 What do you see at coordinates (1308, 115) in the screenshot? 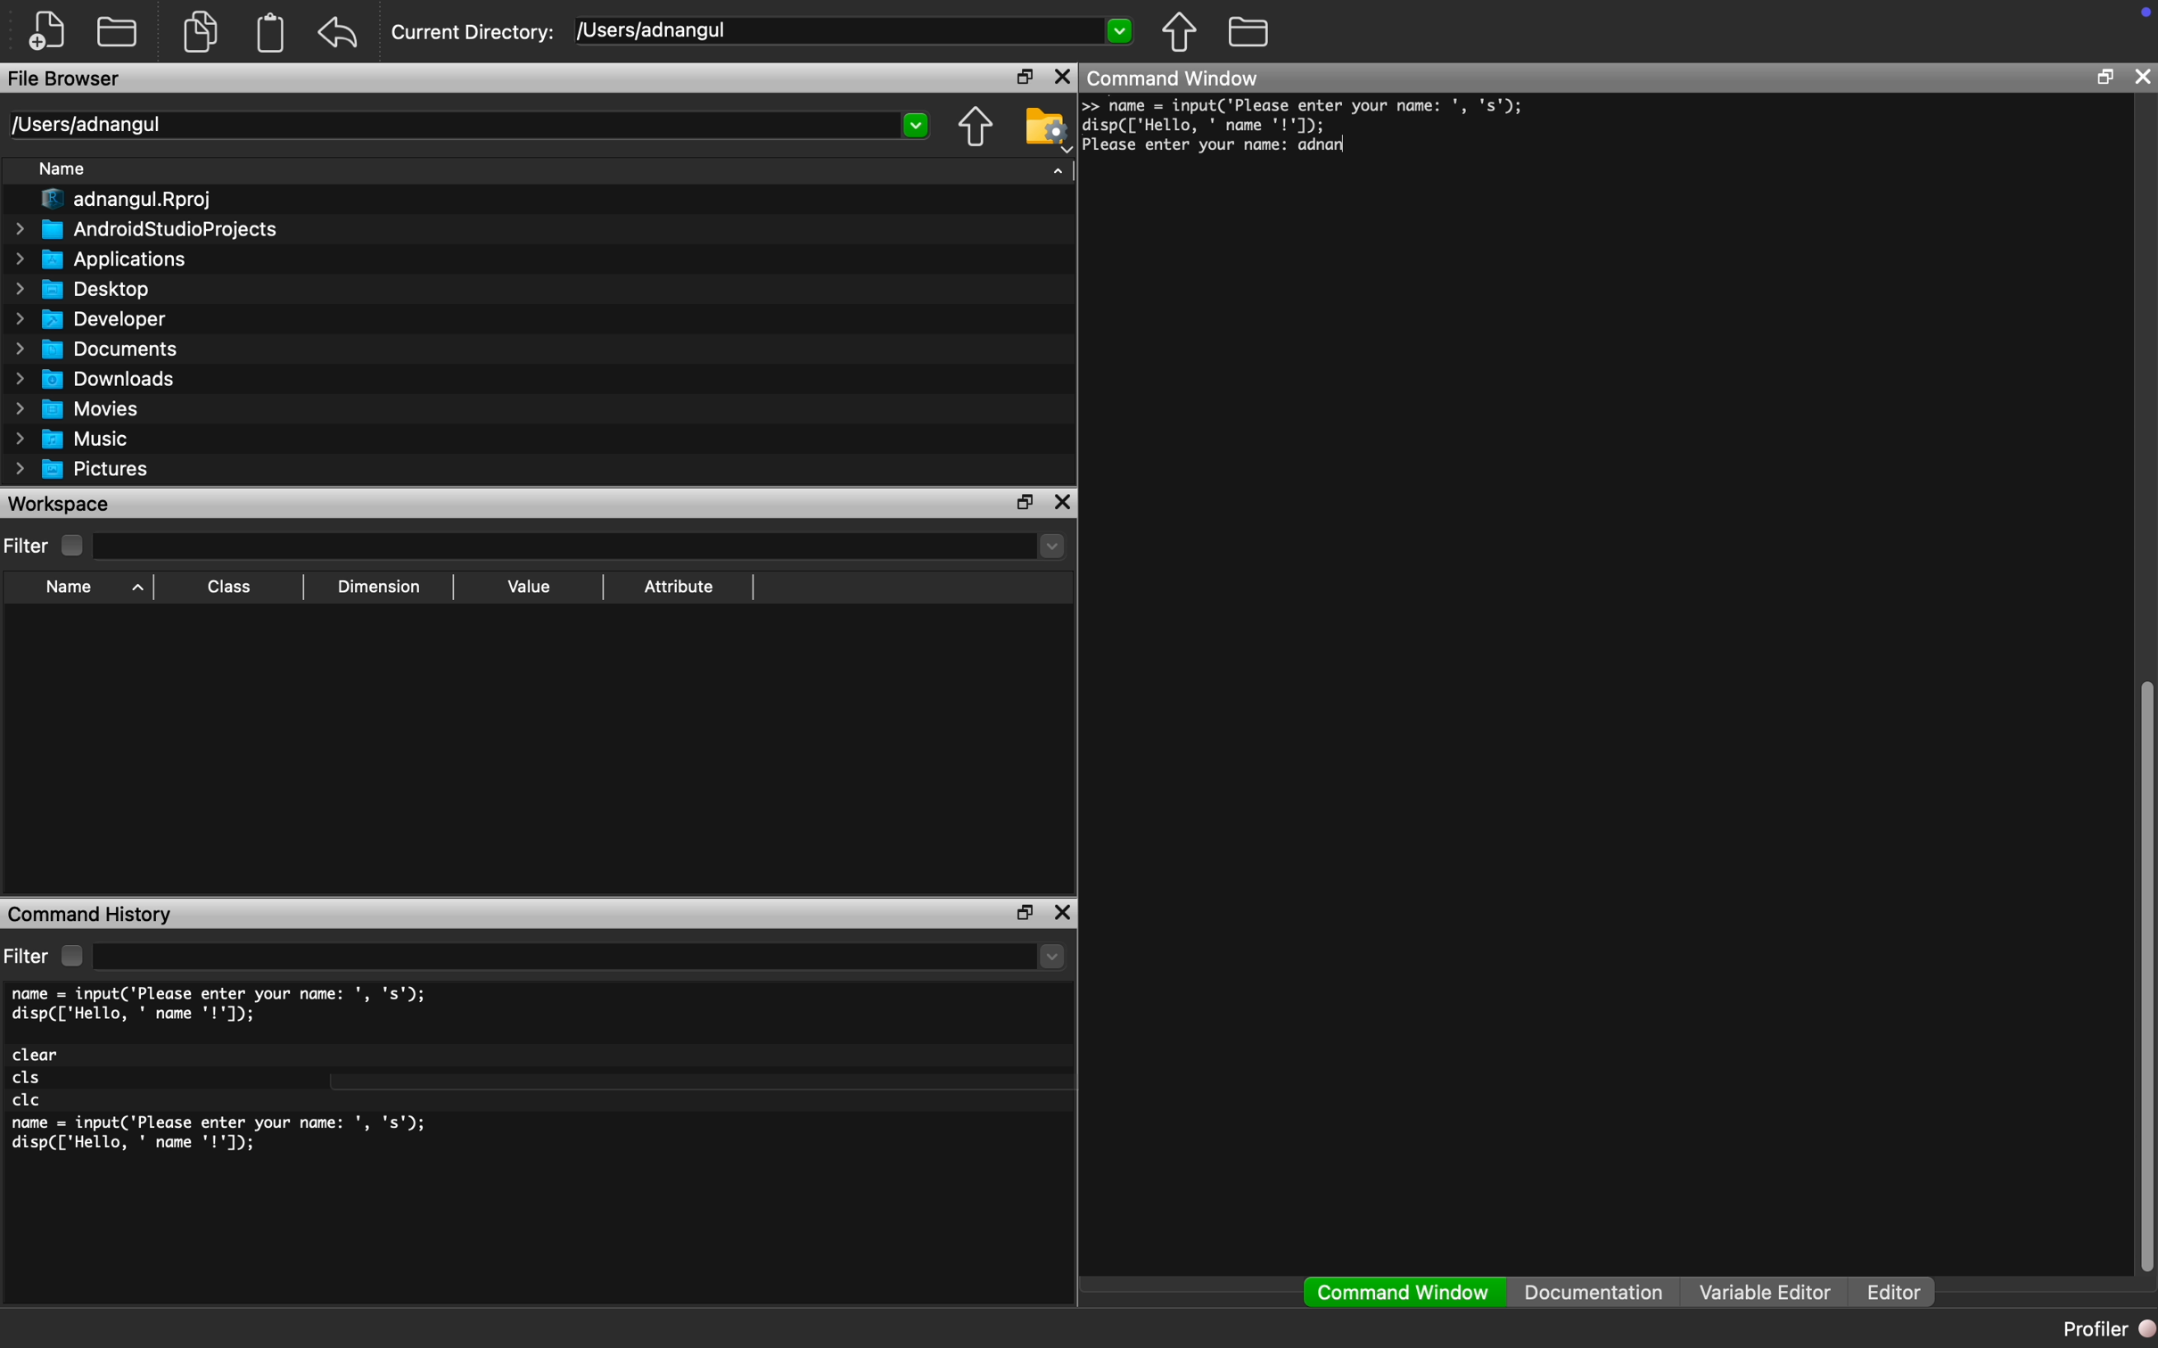
I see `yao = input('Please enter your name: ', ipl
en ([lHello. "name '!'1):` at bounding box center [1308, 115].